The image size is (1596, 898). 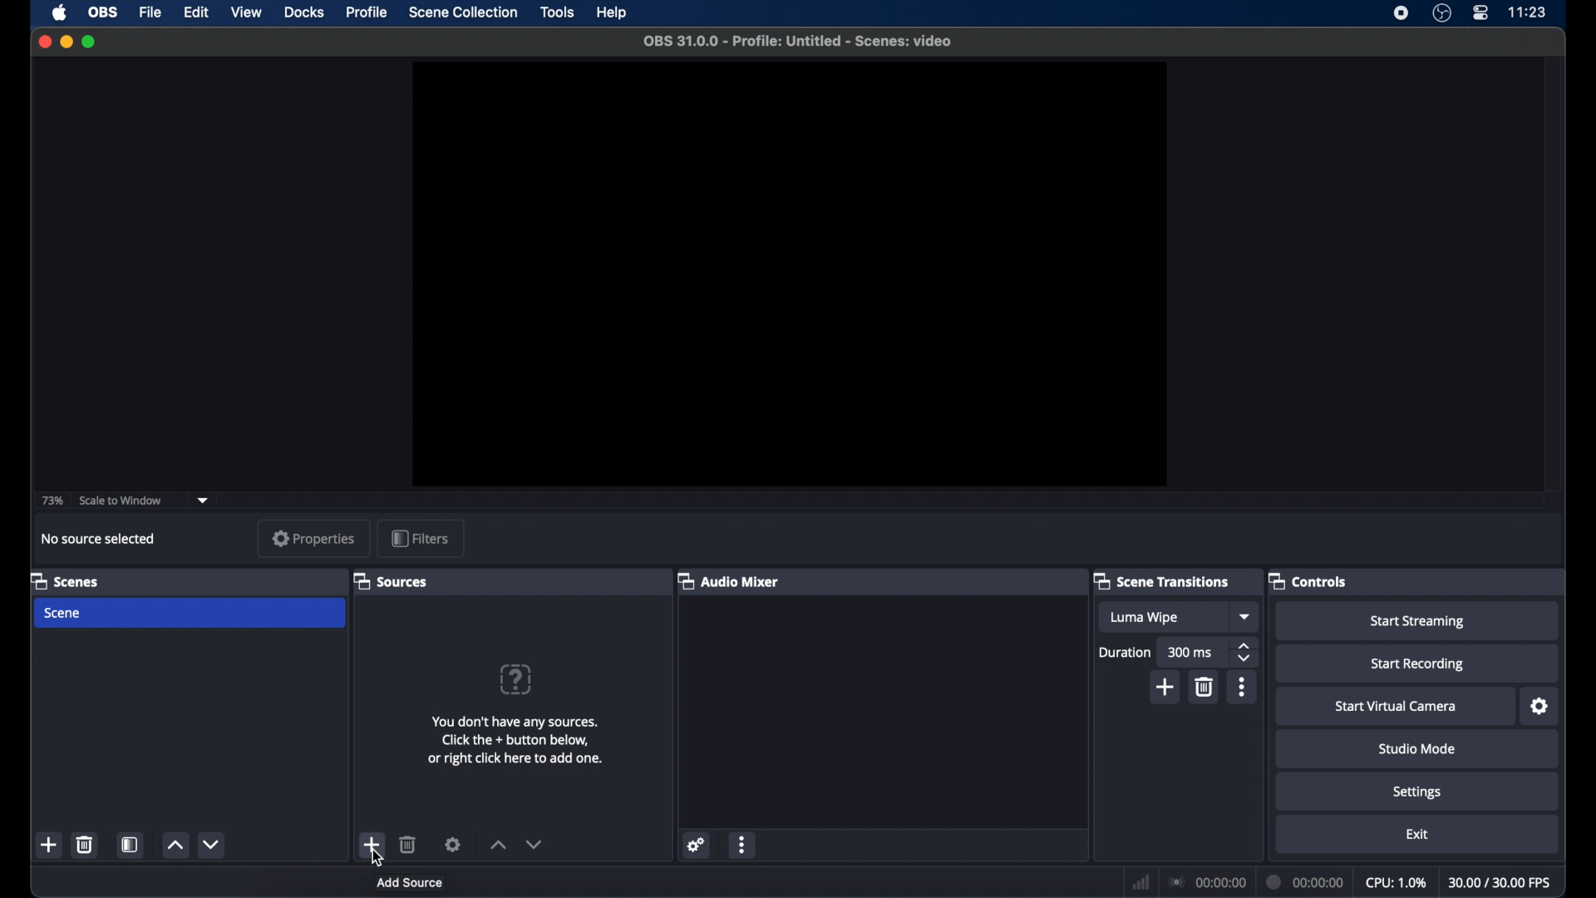 What do you see at coordinates (1417, 748) in the screenshot?
I see `studio  mode` at bounding box center [1417, 748].